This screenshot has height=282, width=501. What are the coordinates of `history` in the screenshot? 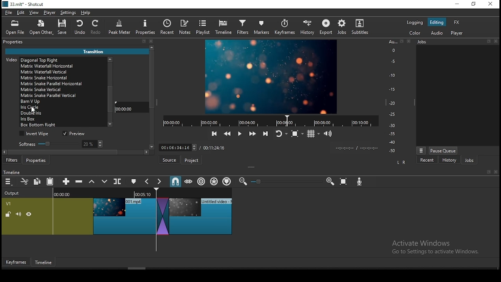 It's located at (306, 28).